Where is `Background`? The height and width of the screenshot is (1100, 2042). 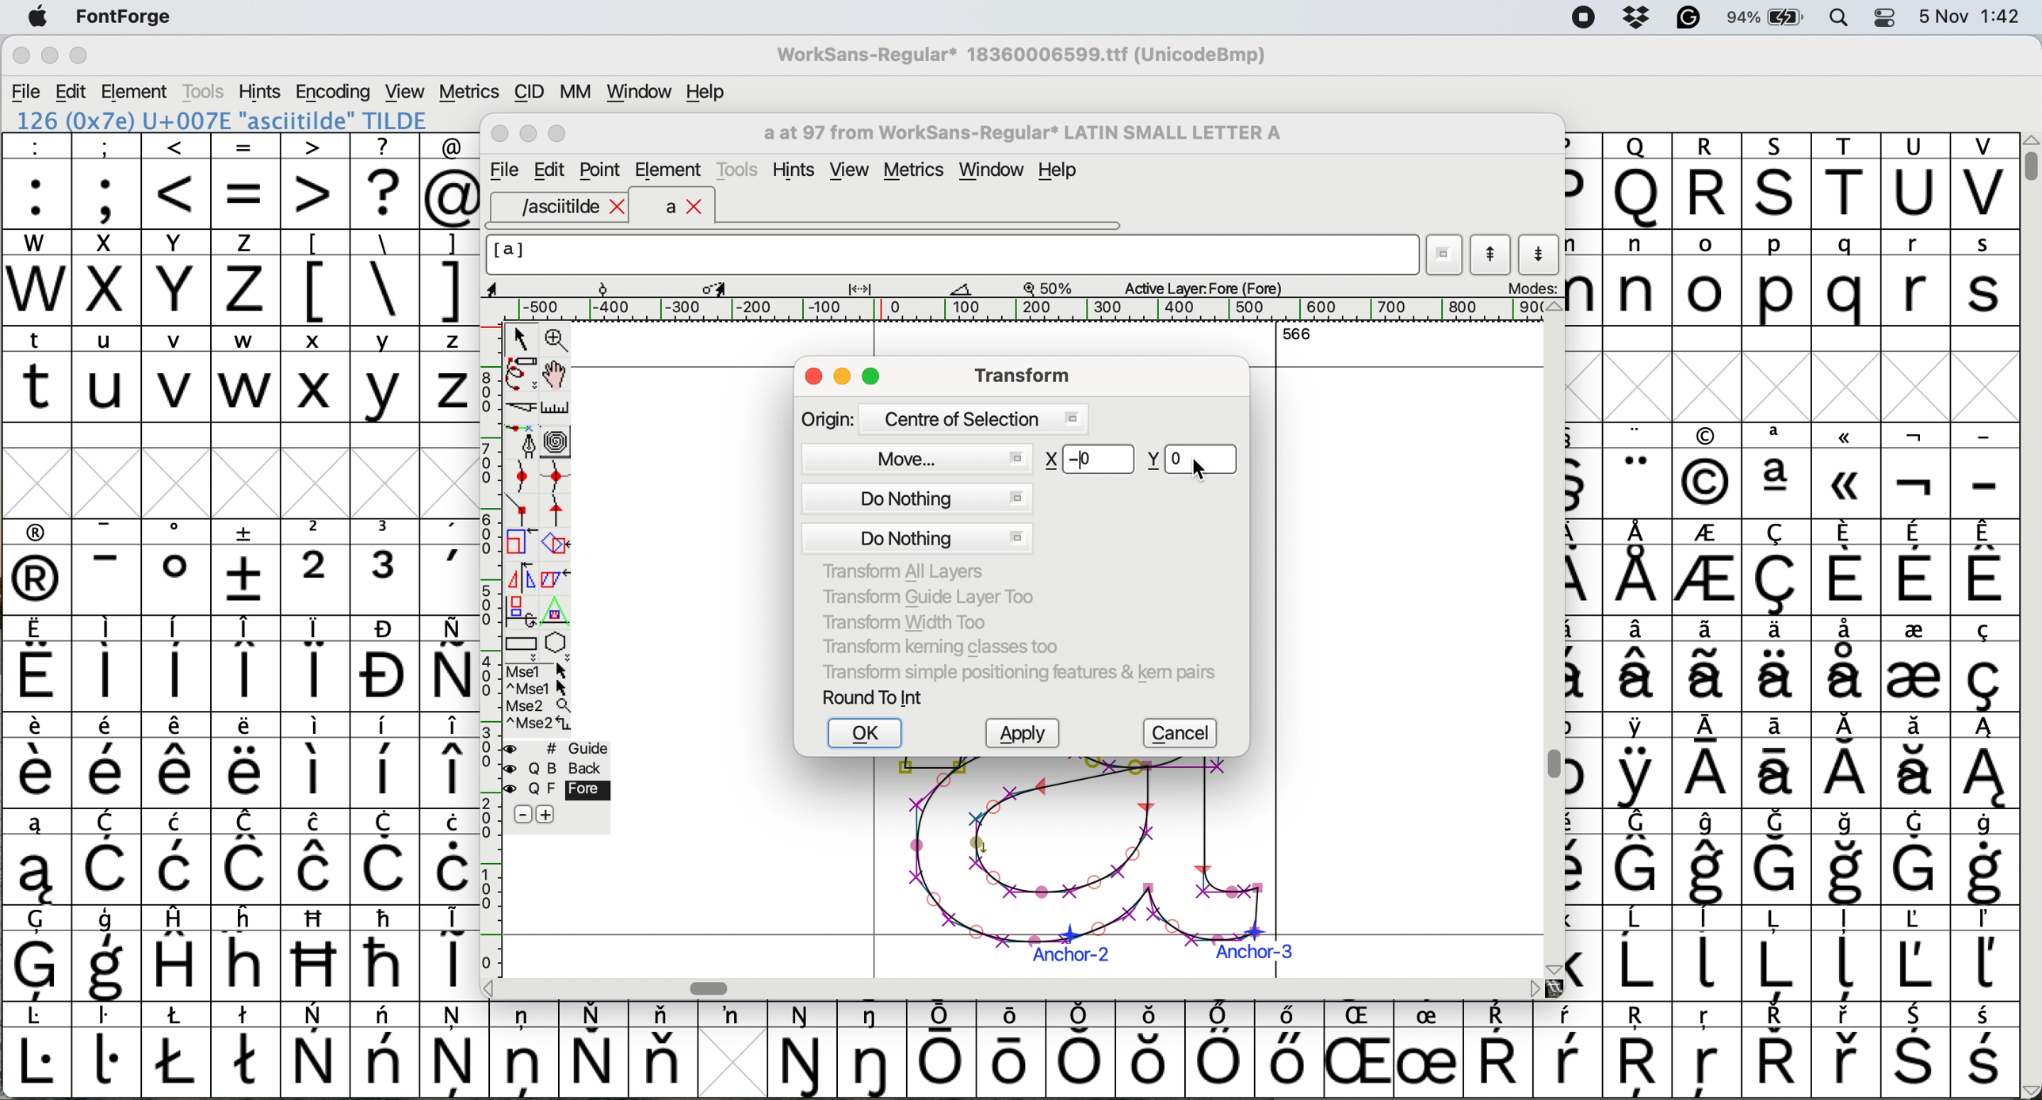 Background is located at coordinates (574, 769).